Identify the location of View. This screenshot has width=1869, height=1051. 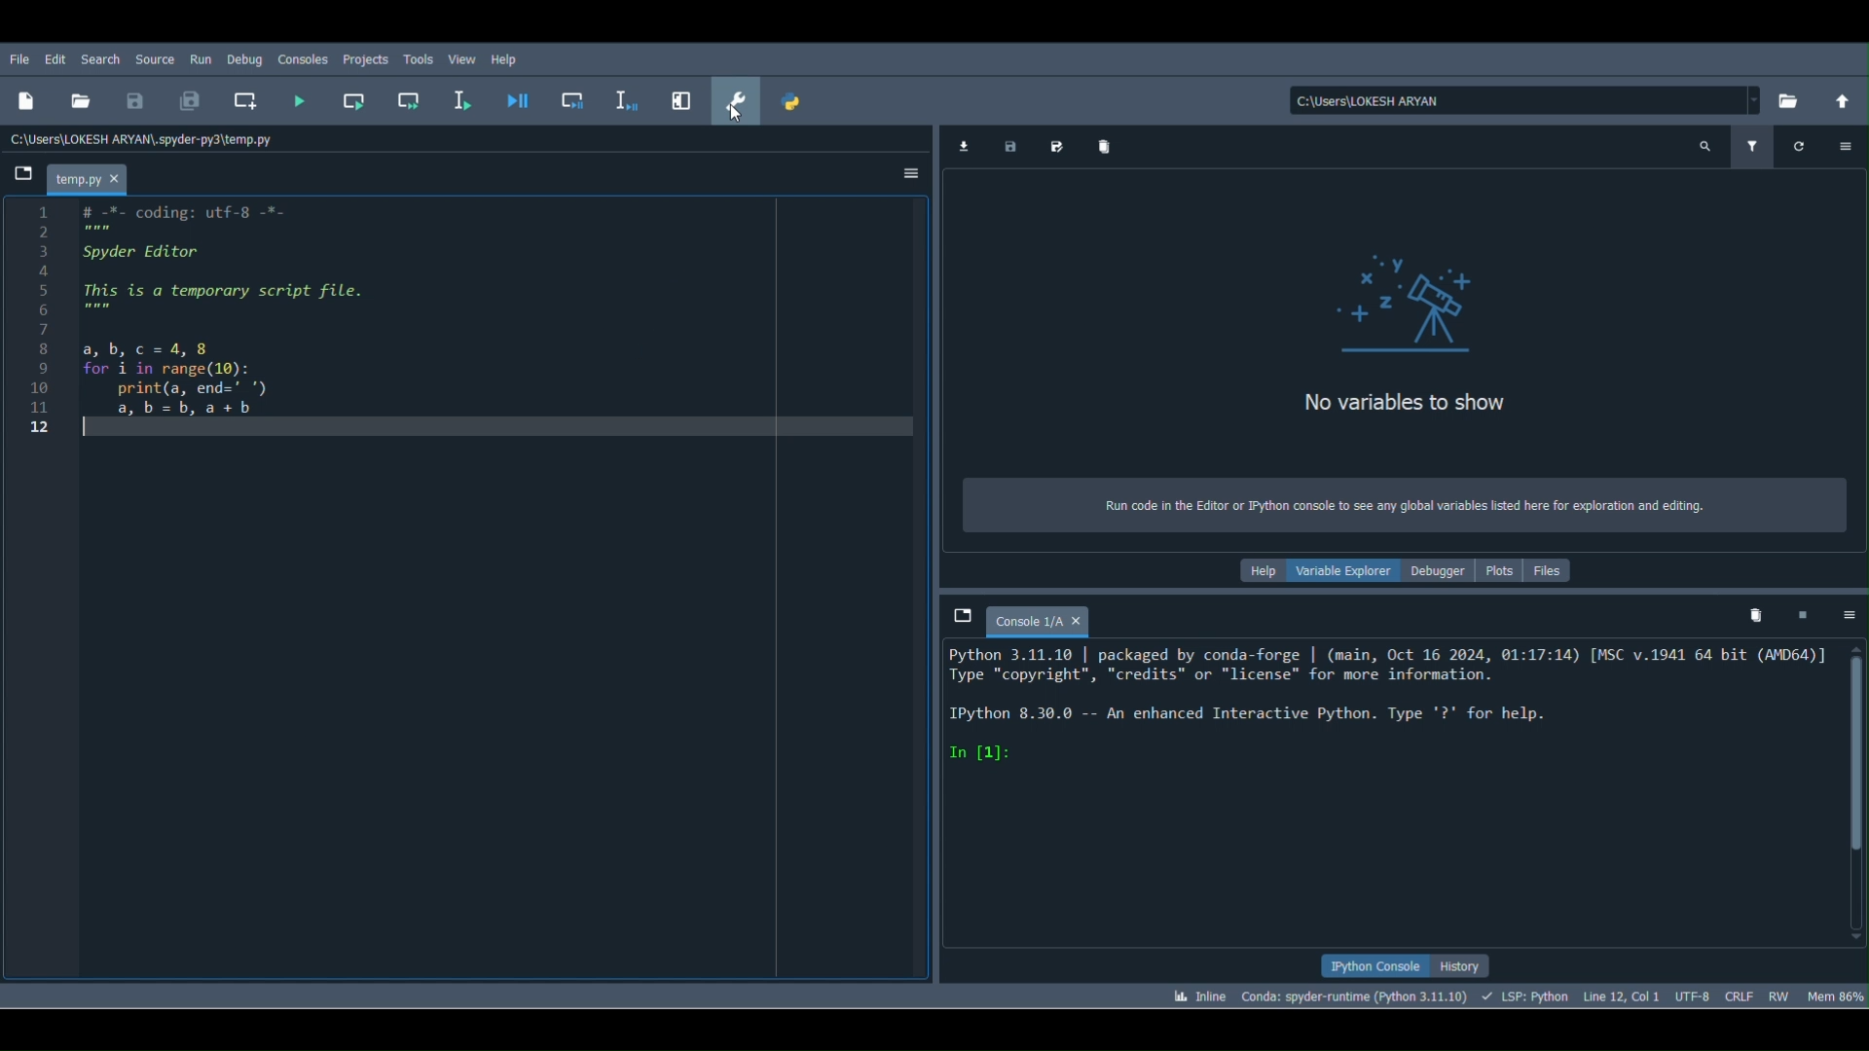
(461, 57).